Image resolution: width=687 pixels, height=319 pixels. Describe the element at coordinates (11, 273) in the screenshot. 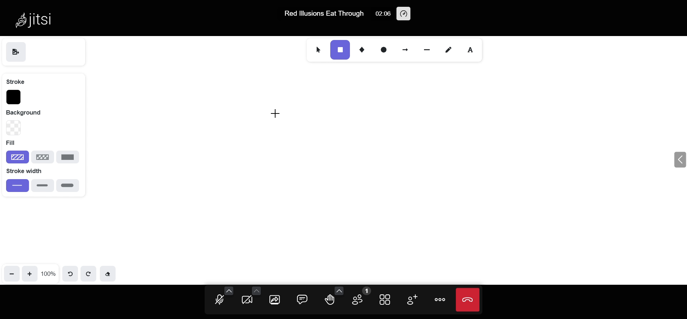

I see `zoom out` at that location.